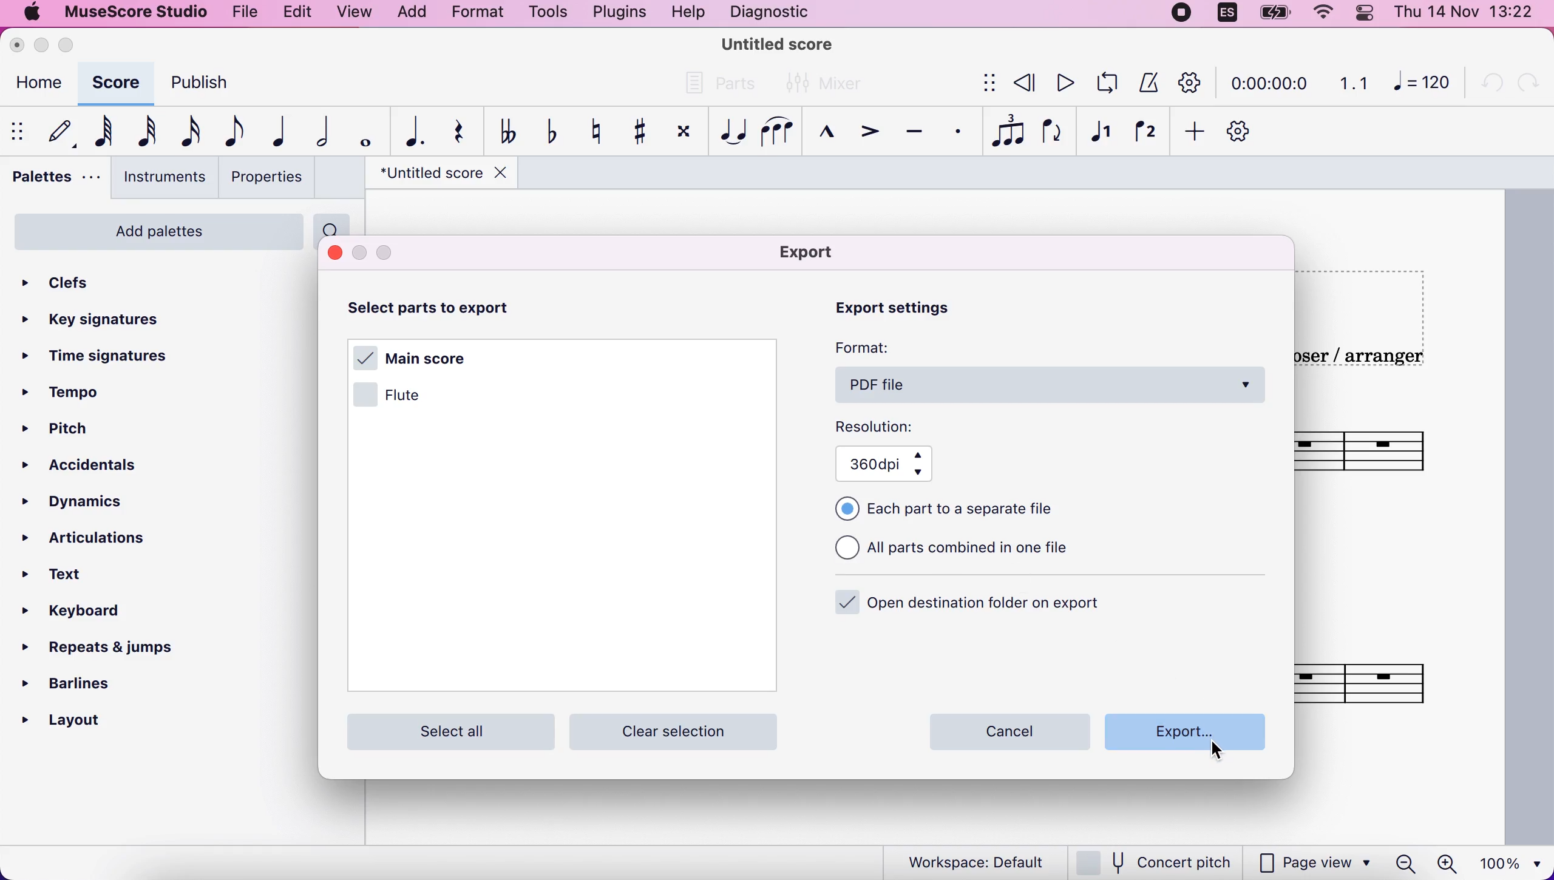 The height and width of the screenshot is (880, 1554). I want to click on staccato, so click(955, 134).